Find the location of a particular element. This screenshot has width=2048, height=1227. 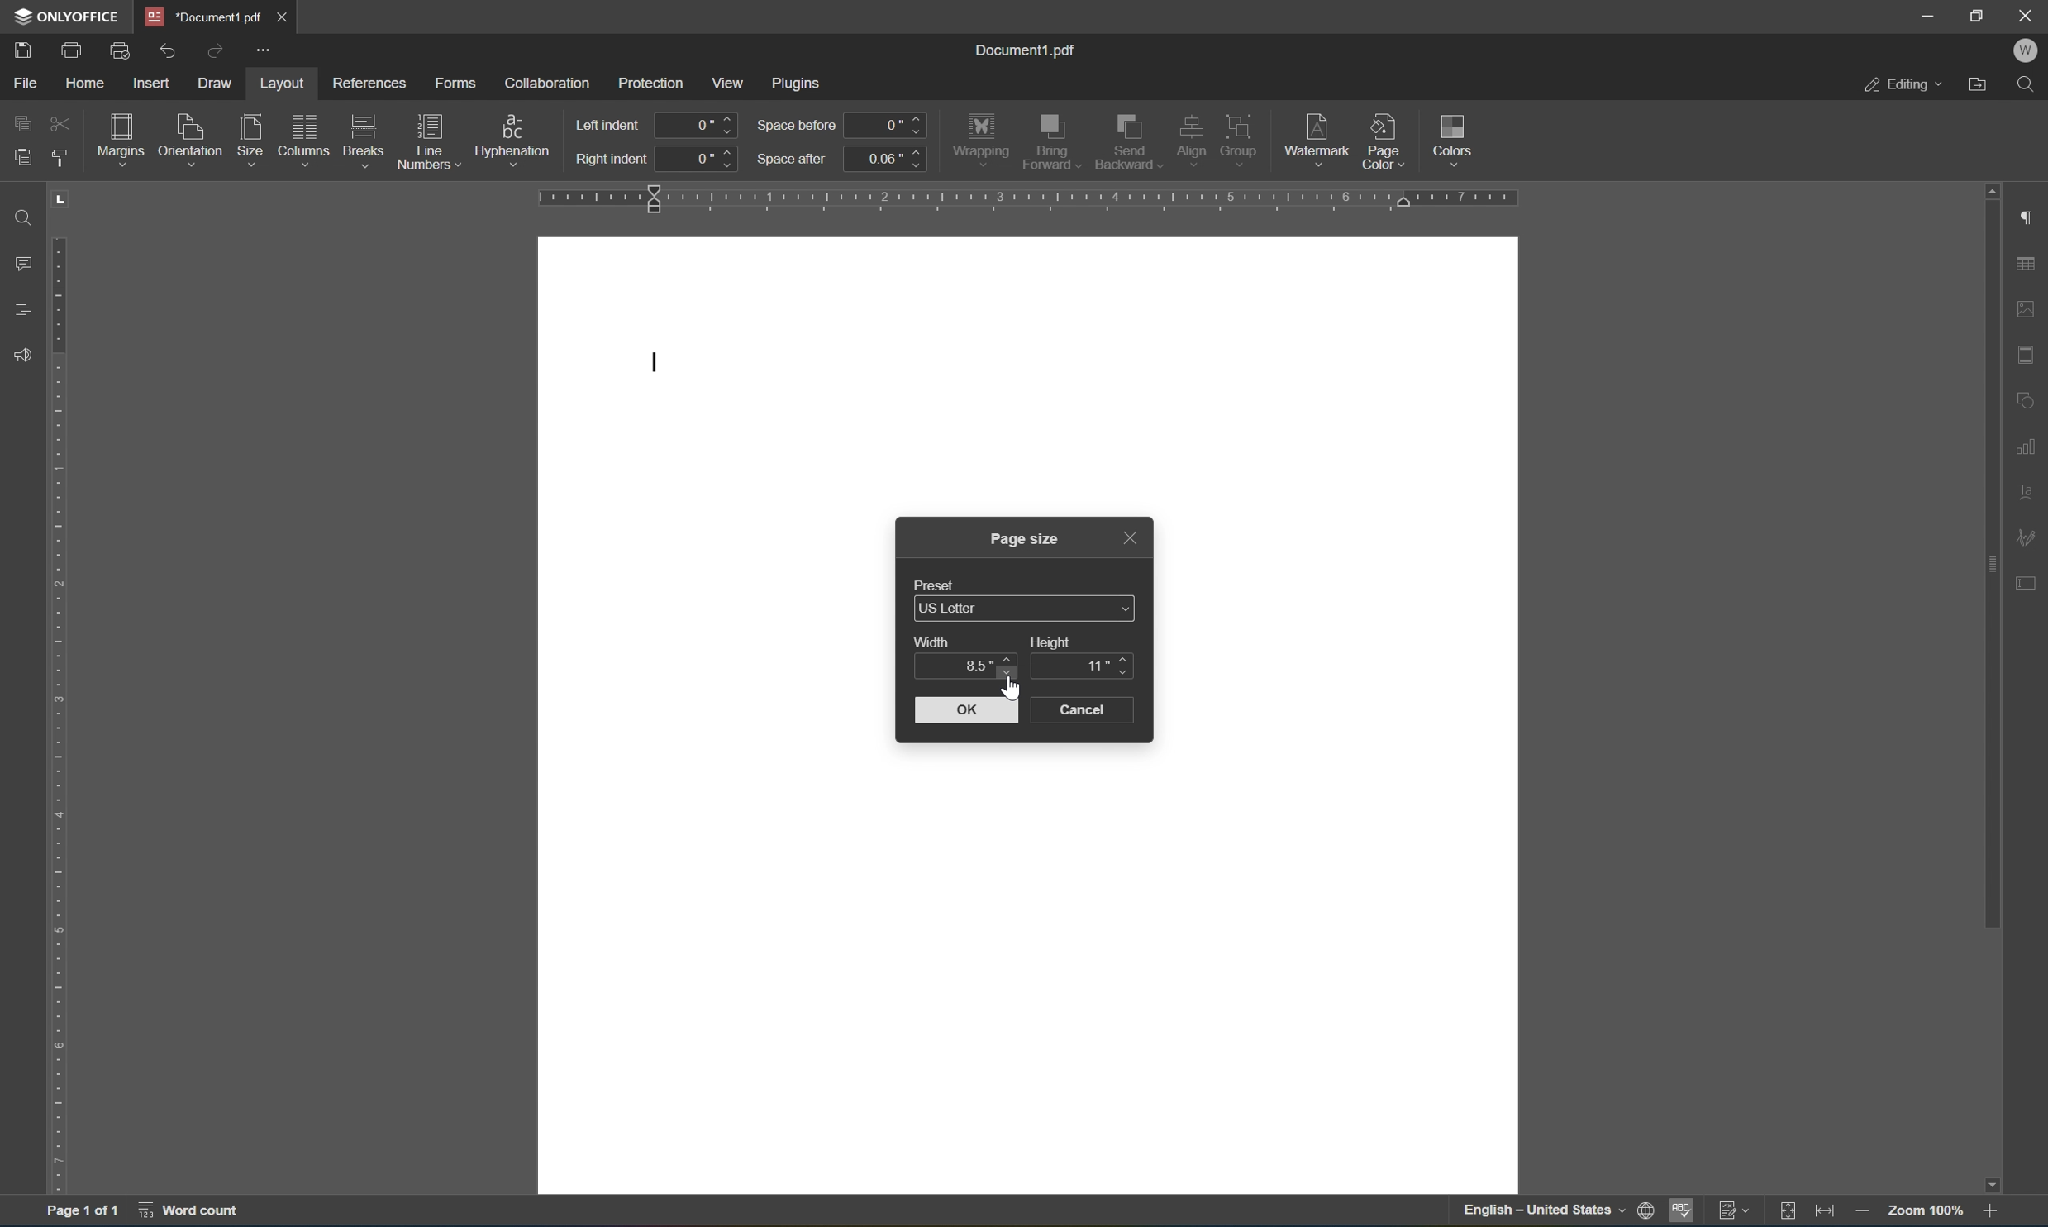

undo is located at coordinates (172, 47).